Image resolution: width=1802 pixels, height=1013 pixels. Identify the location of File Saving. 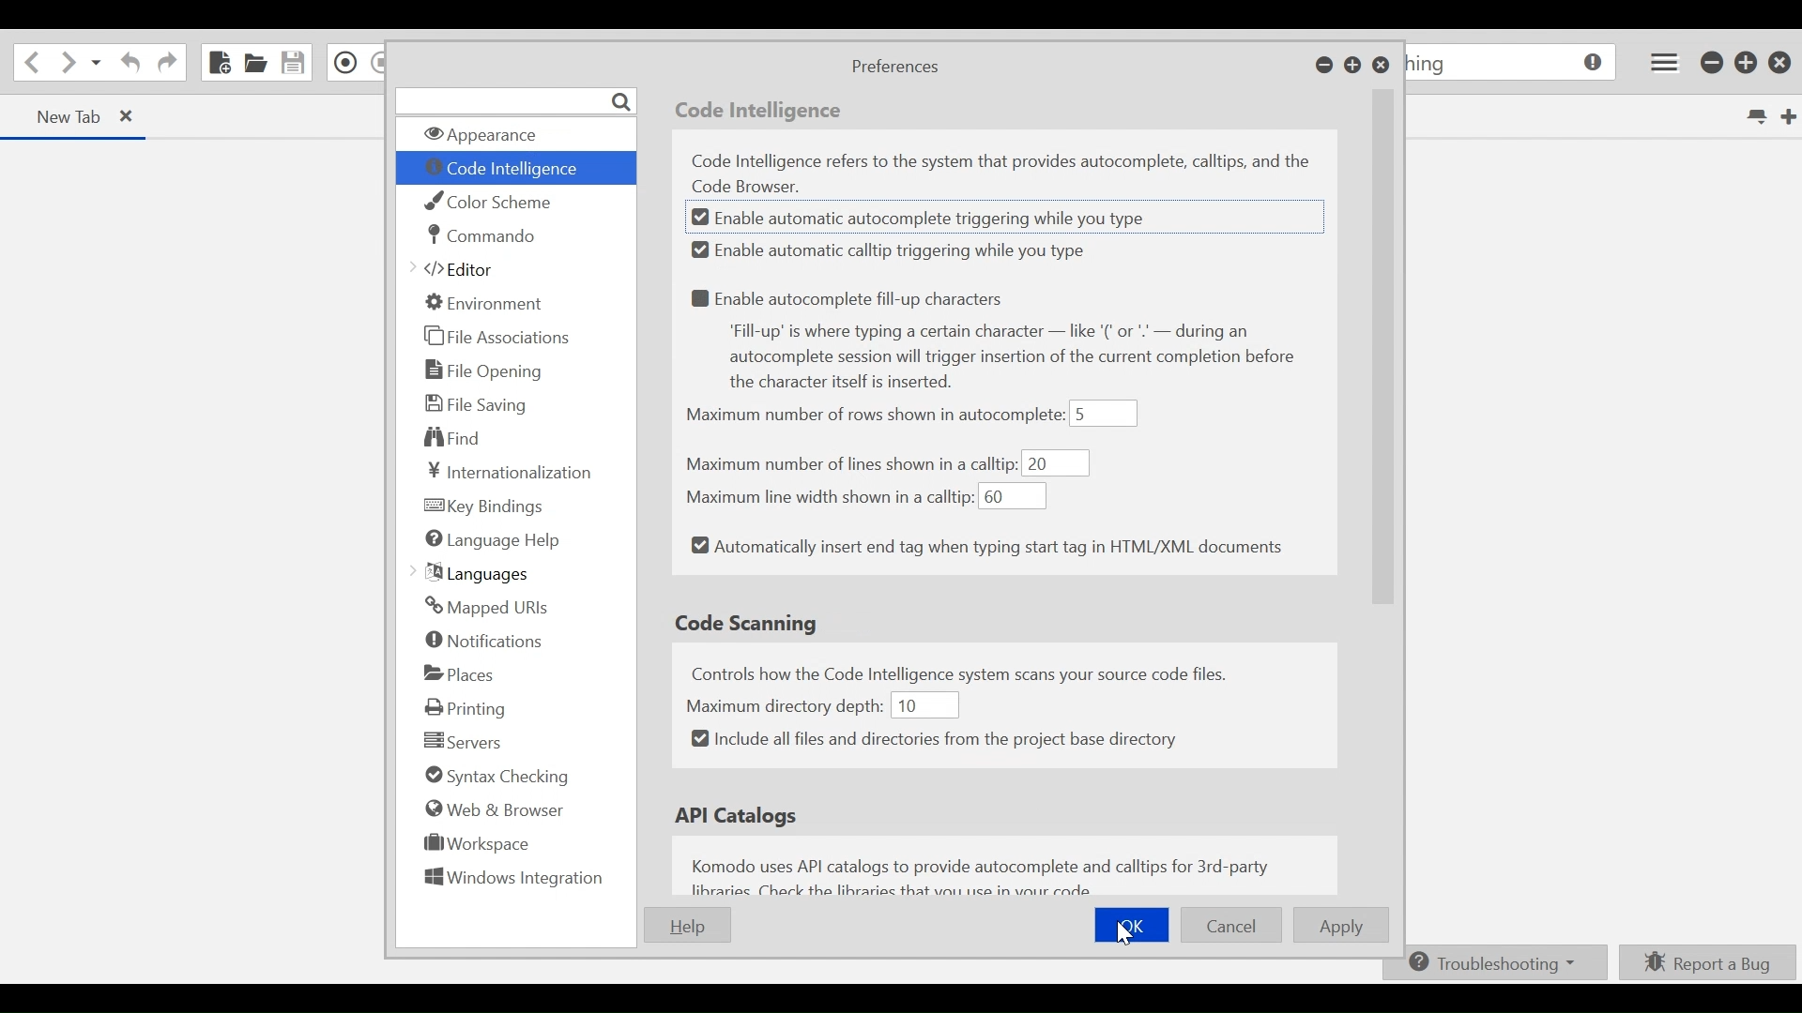
(477, 403).